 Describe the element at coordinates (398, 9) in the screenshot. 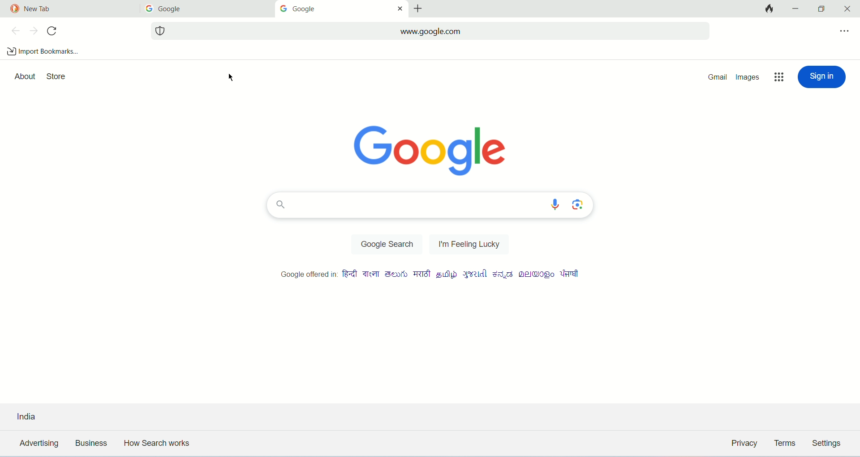

I see `close` at that location.